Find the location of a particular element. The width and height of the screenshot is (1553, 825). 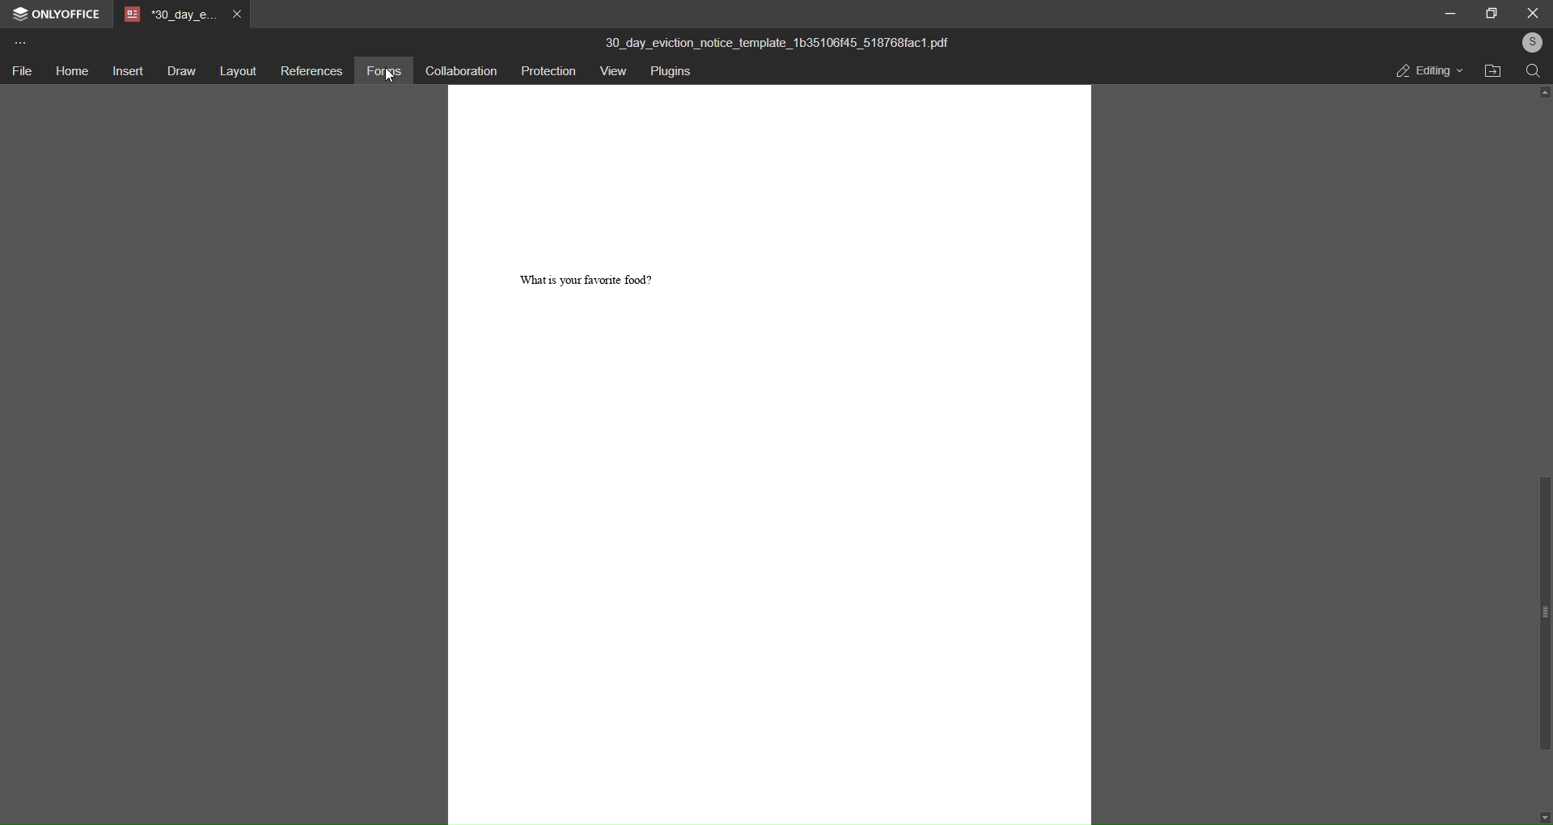

collaboration is located at coordinates (457, 73).